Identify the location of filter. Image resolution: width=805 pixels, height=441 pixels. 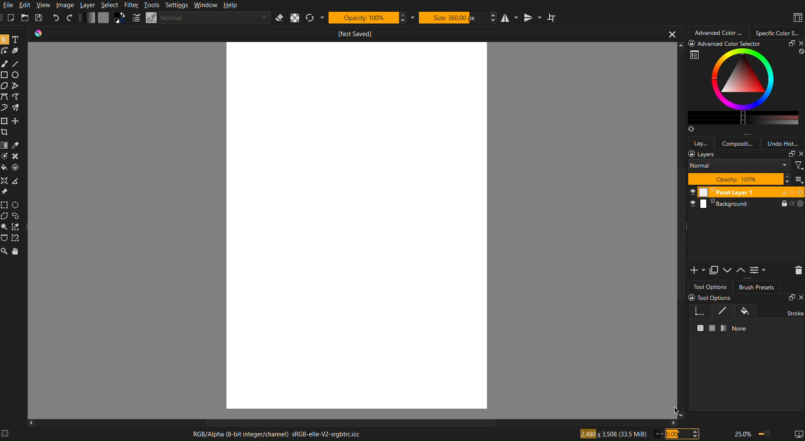
(799, 165).